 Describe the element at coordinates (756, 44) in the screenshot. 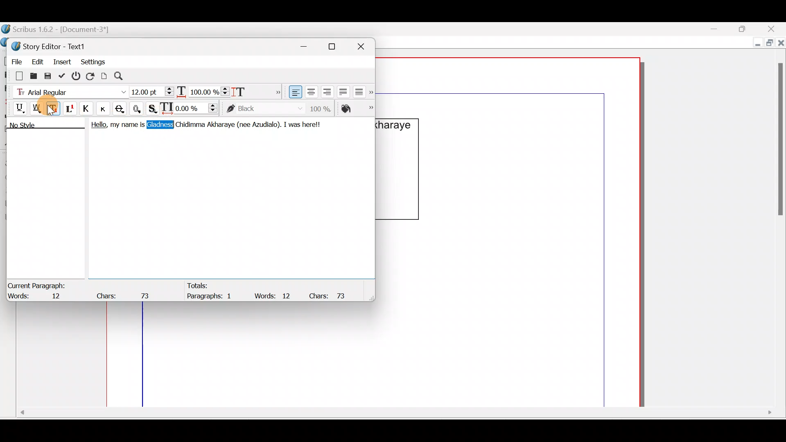

I see `Minimize` at that location.